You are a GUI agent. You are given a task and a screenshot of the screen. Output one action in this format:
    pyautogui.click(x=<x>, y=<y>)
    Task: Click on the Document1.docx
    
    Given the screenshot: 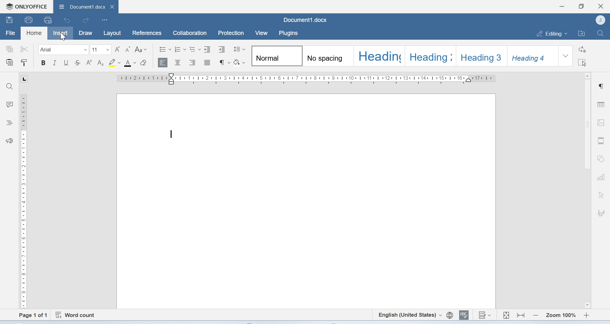 What is the action you would take?
    pyautogui.click(x=86, y=7)
    